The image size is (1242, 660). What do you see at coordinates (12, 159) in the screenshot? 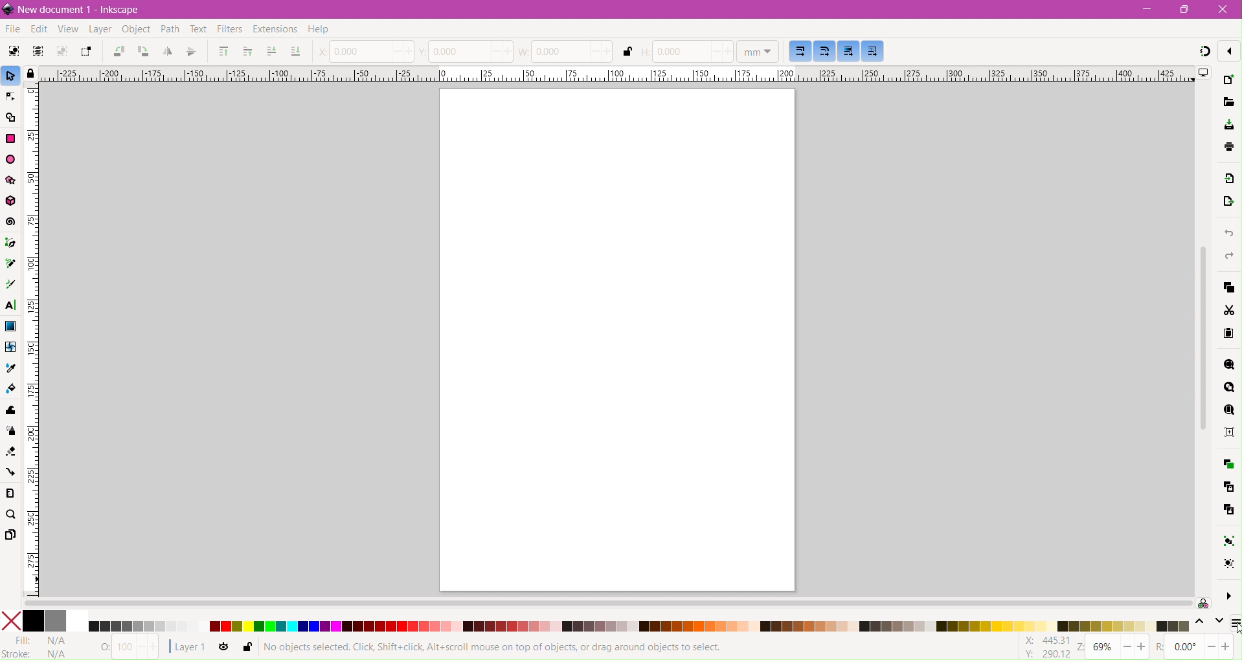
I see `Ellipse/Arc Tool` at bounding box center [12, 159].